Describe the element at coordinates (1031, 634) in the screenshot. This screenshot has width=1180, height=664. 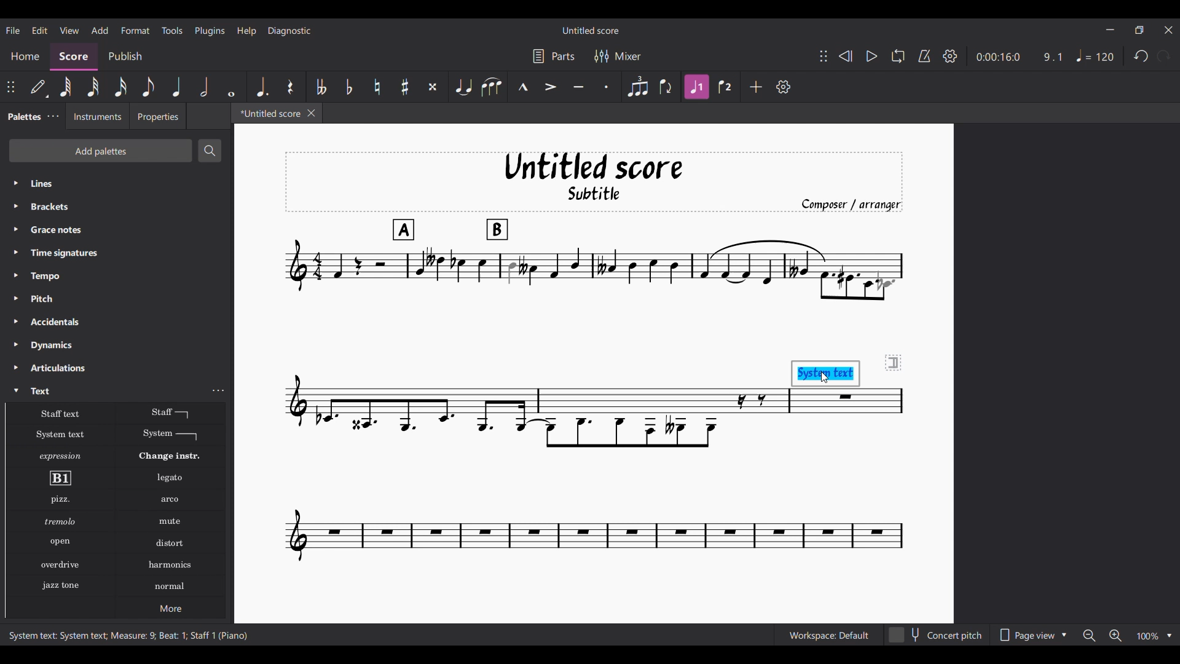
I see `Page view options` at that location.